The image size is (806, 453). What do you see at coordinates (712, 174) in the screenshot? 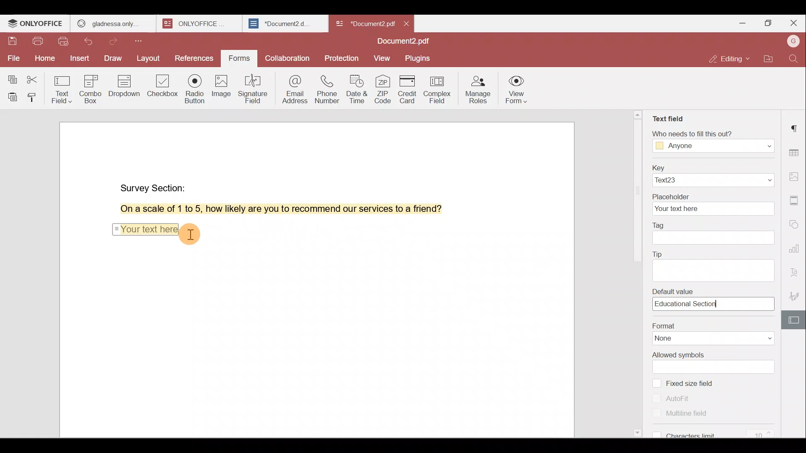
I see `Key` at bounding box center [712, 174].